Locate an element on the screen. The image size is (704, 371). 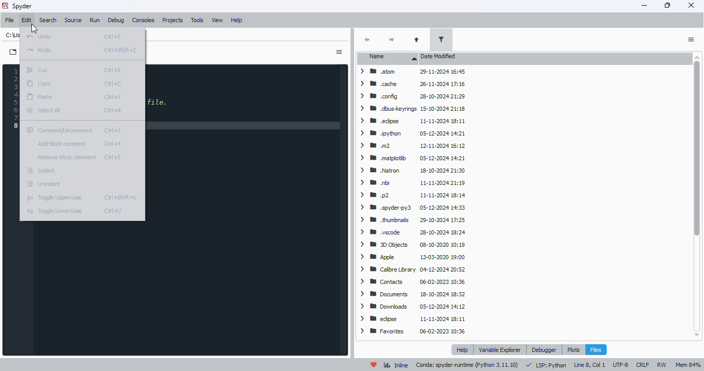
conda: spyder-runtime (python 3. 11. 10) is located at coordinates (467, 365).